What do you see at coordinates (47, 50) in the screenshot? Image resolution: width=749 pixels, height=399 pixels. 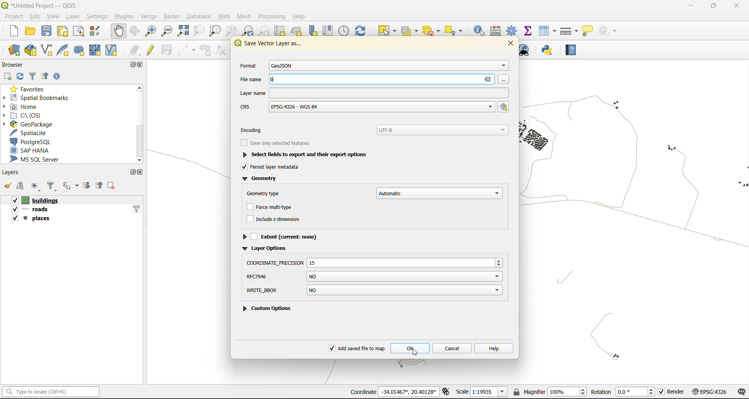 I see `new shapefile` at bounding box center [47, 50].